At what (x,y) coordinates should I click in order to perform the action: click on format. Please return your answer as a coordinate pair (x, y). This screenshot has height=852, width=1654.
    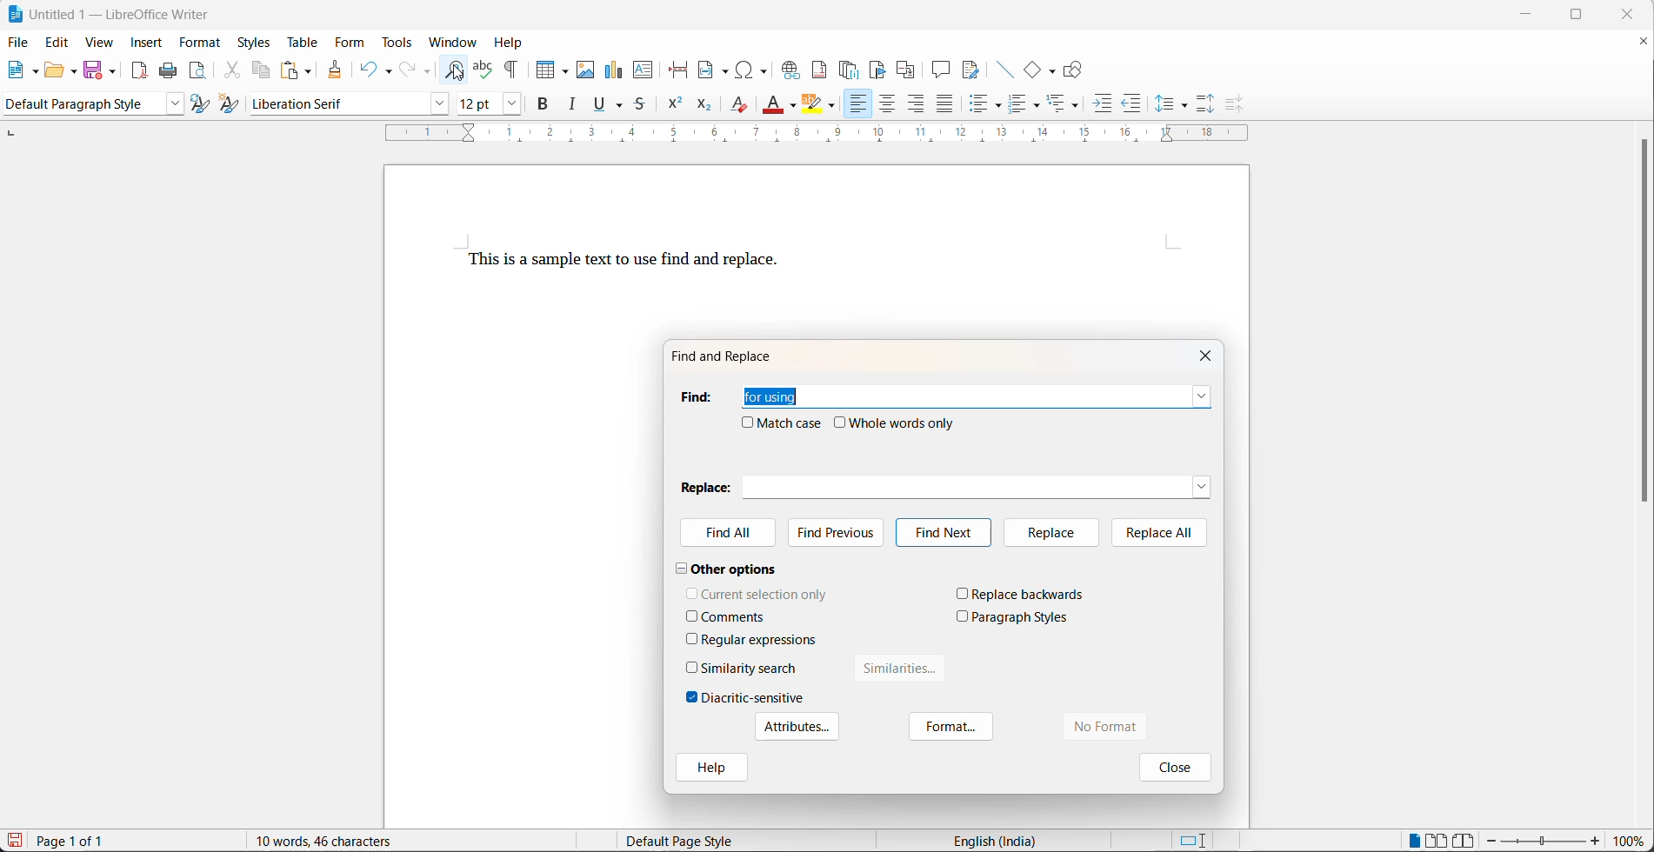
    Looking at the image, I should click on (202, 43).